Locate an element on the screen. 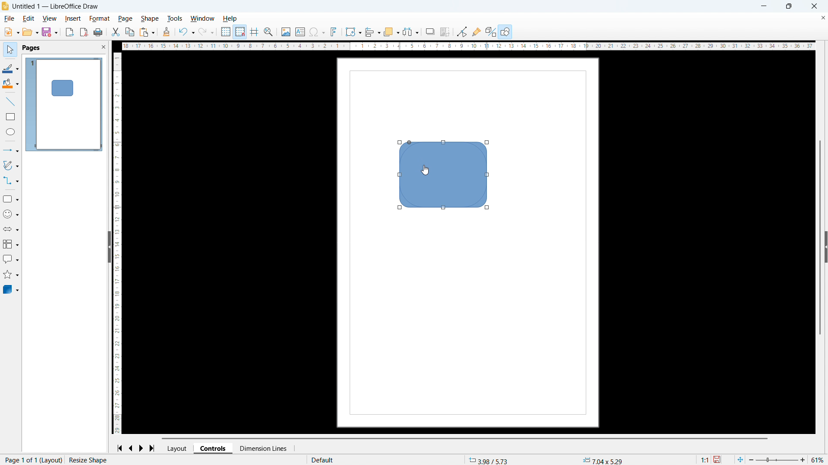 The height and width of the screenshot is (465, 828). Tools  is located at coordinates (175, 18).